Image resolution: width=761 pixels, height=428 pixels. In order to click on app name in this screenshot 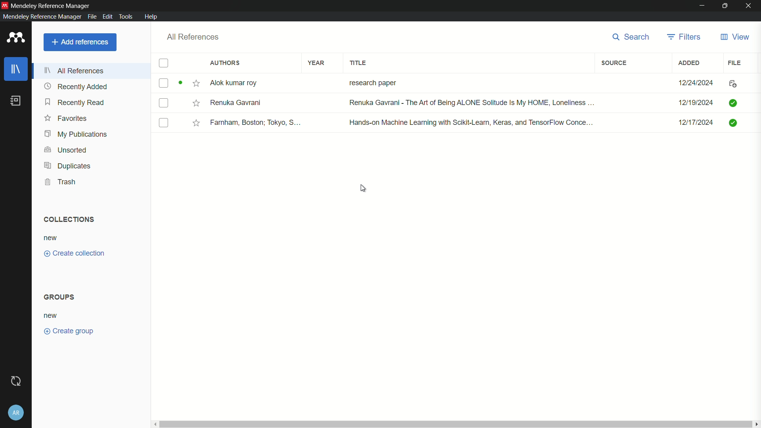, I will do `click(52, 5)`.